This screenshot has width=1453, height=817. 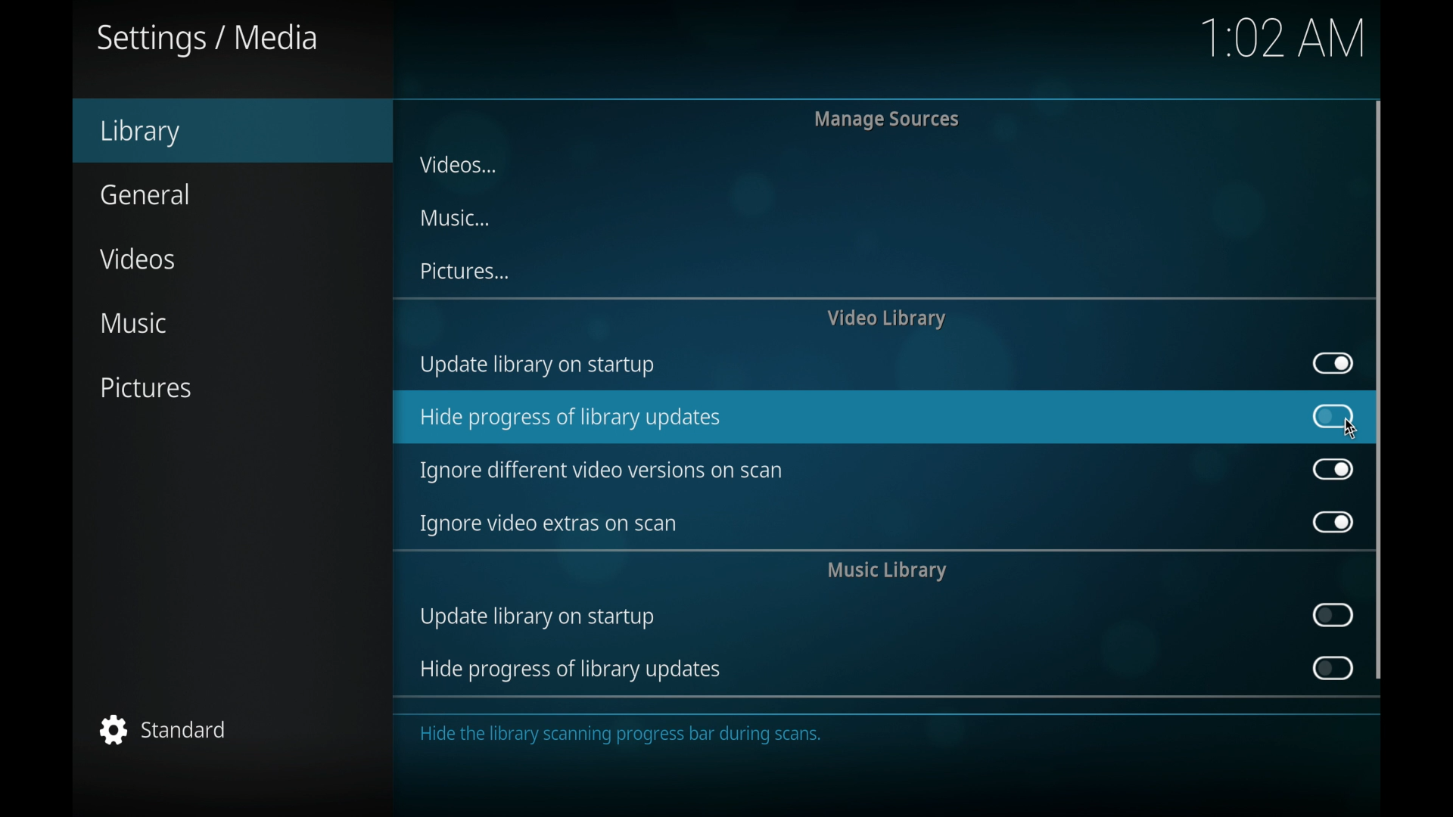 I want to click on pictures, so click(x=145, y=388).